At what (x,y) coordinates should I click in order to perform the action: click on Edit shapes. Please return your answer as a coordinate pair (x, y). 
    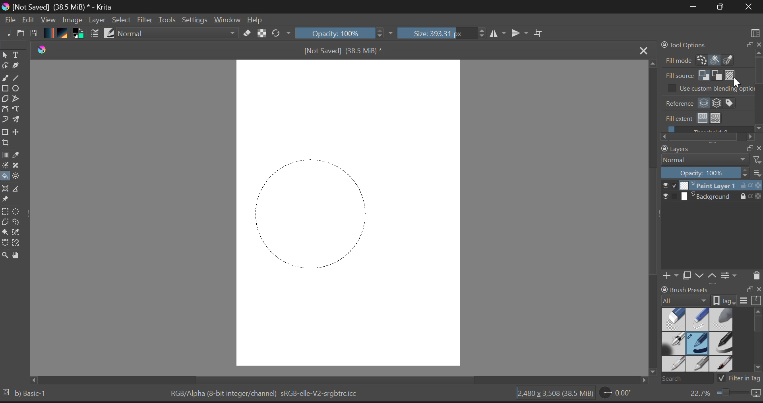
    Looking at the image, I should click on (5, 66).